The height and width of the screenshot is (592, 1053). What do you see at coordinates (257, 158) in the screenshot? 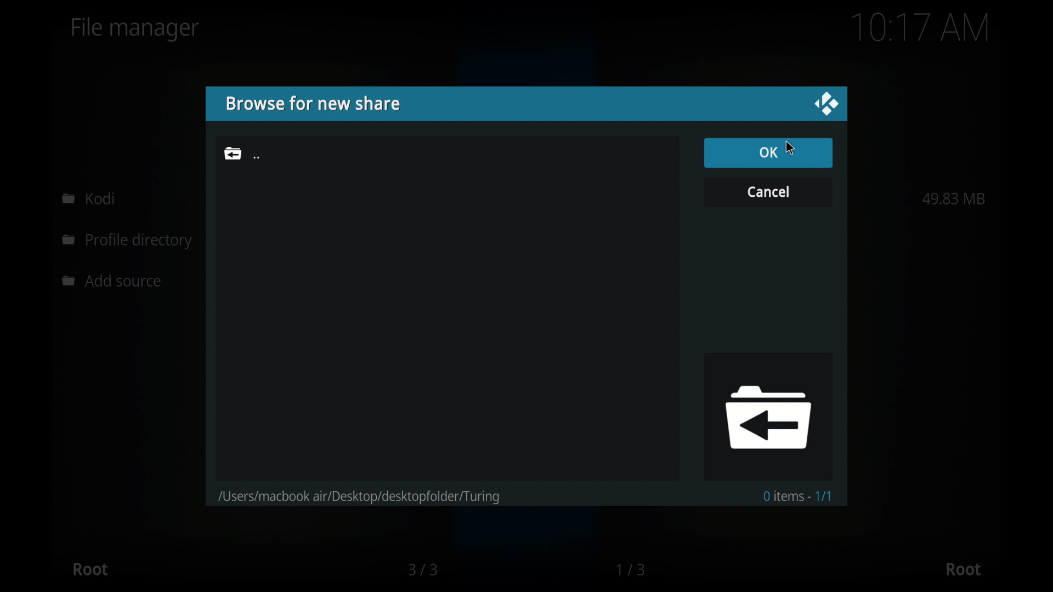
I see `dots icon` at bounding box center [257, 158].